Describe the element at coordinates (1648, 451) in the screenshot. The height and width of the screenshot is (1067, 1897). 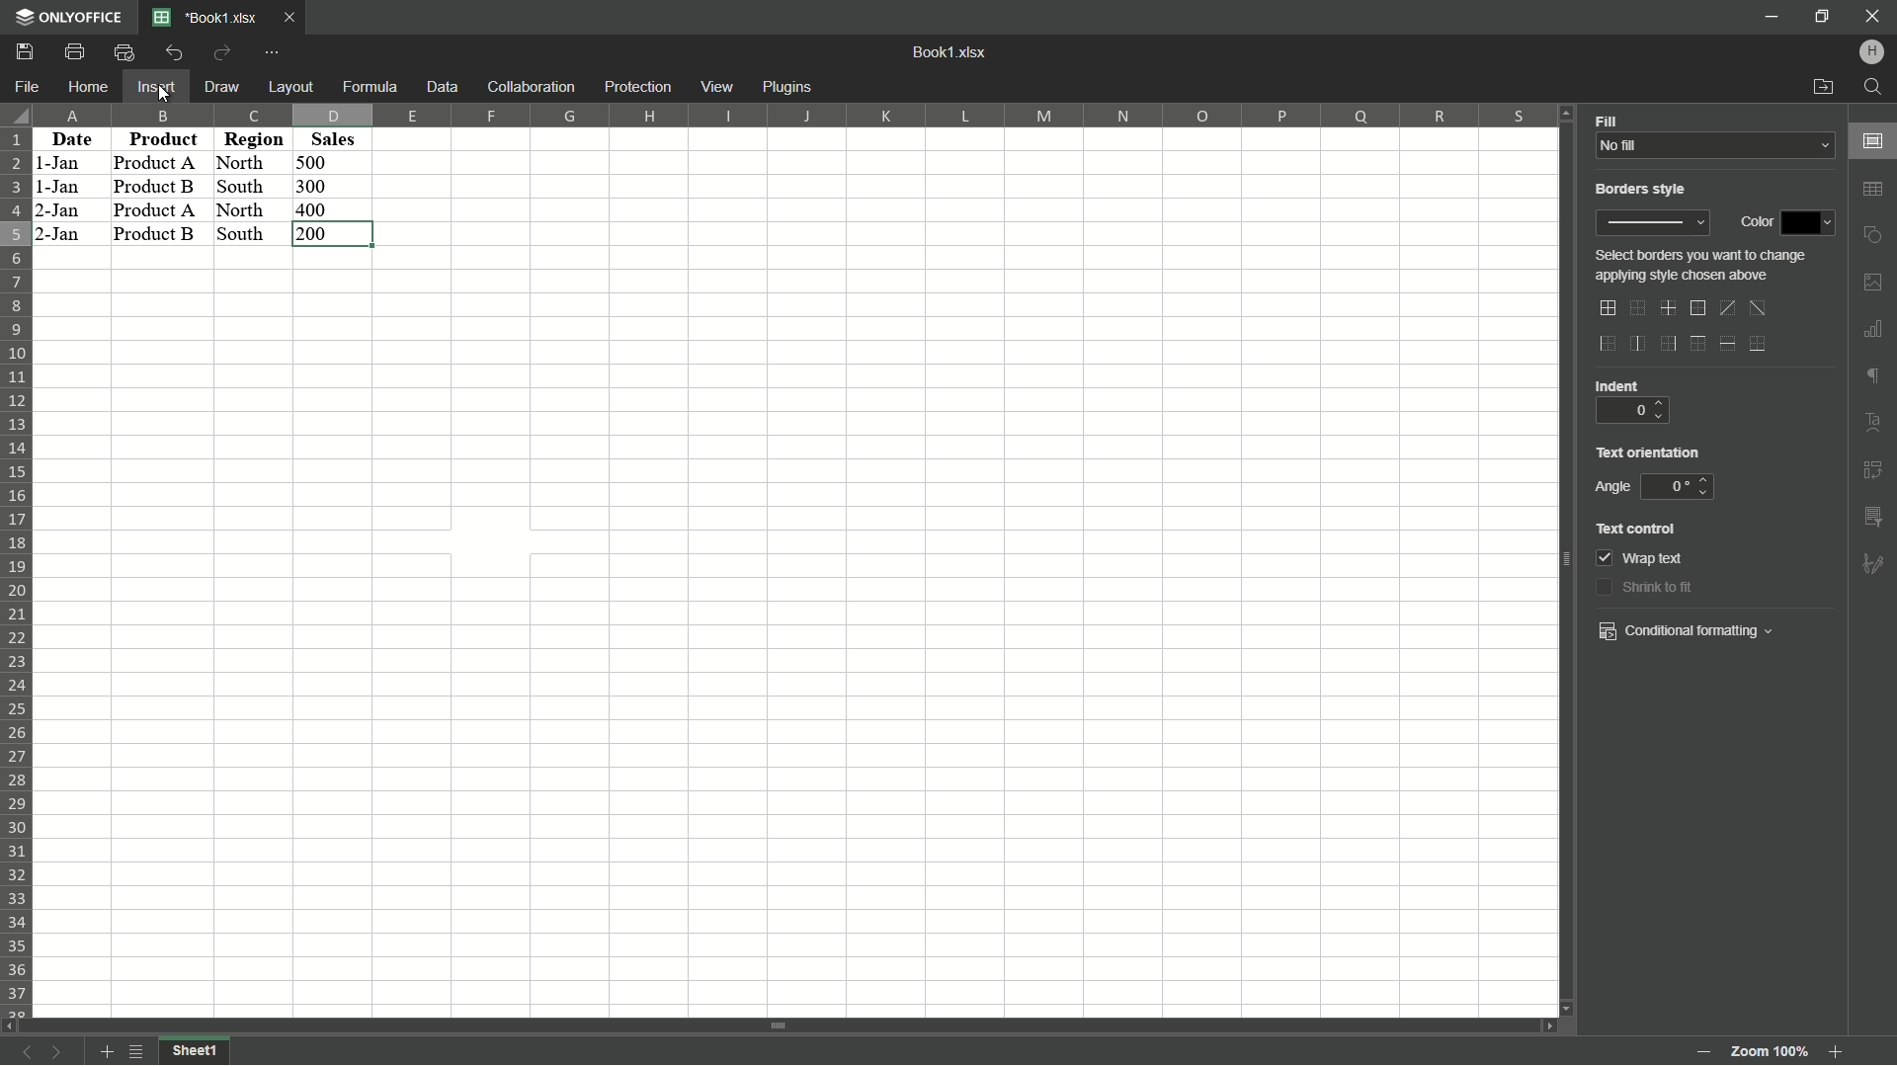
I see `text orientation` at that location.